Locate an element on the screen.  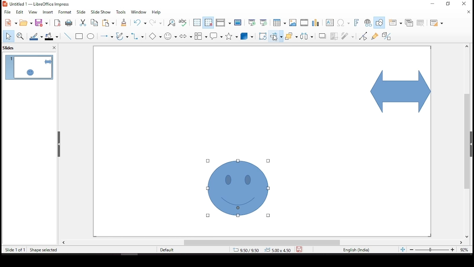
rotate is located at coordinates (263, 36).